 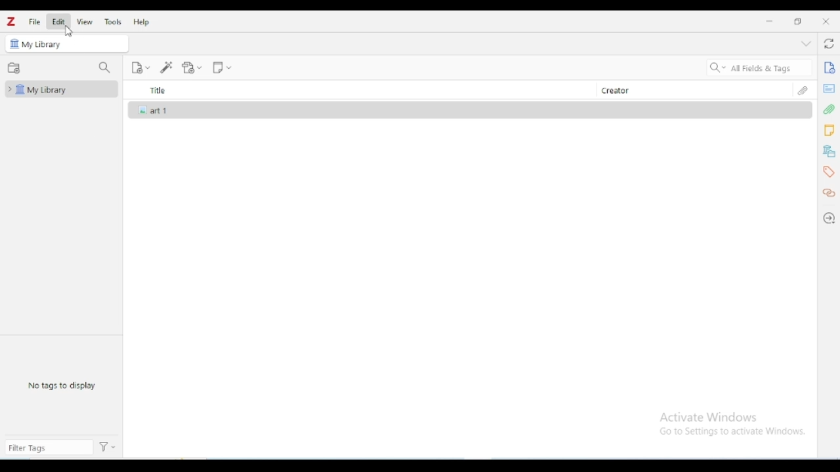 I want to click on filter collections, so click(x=104, y=68).